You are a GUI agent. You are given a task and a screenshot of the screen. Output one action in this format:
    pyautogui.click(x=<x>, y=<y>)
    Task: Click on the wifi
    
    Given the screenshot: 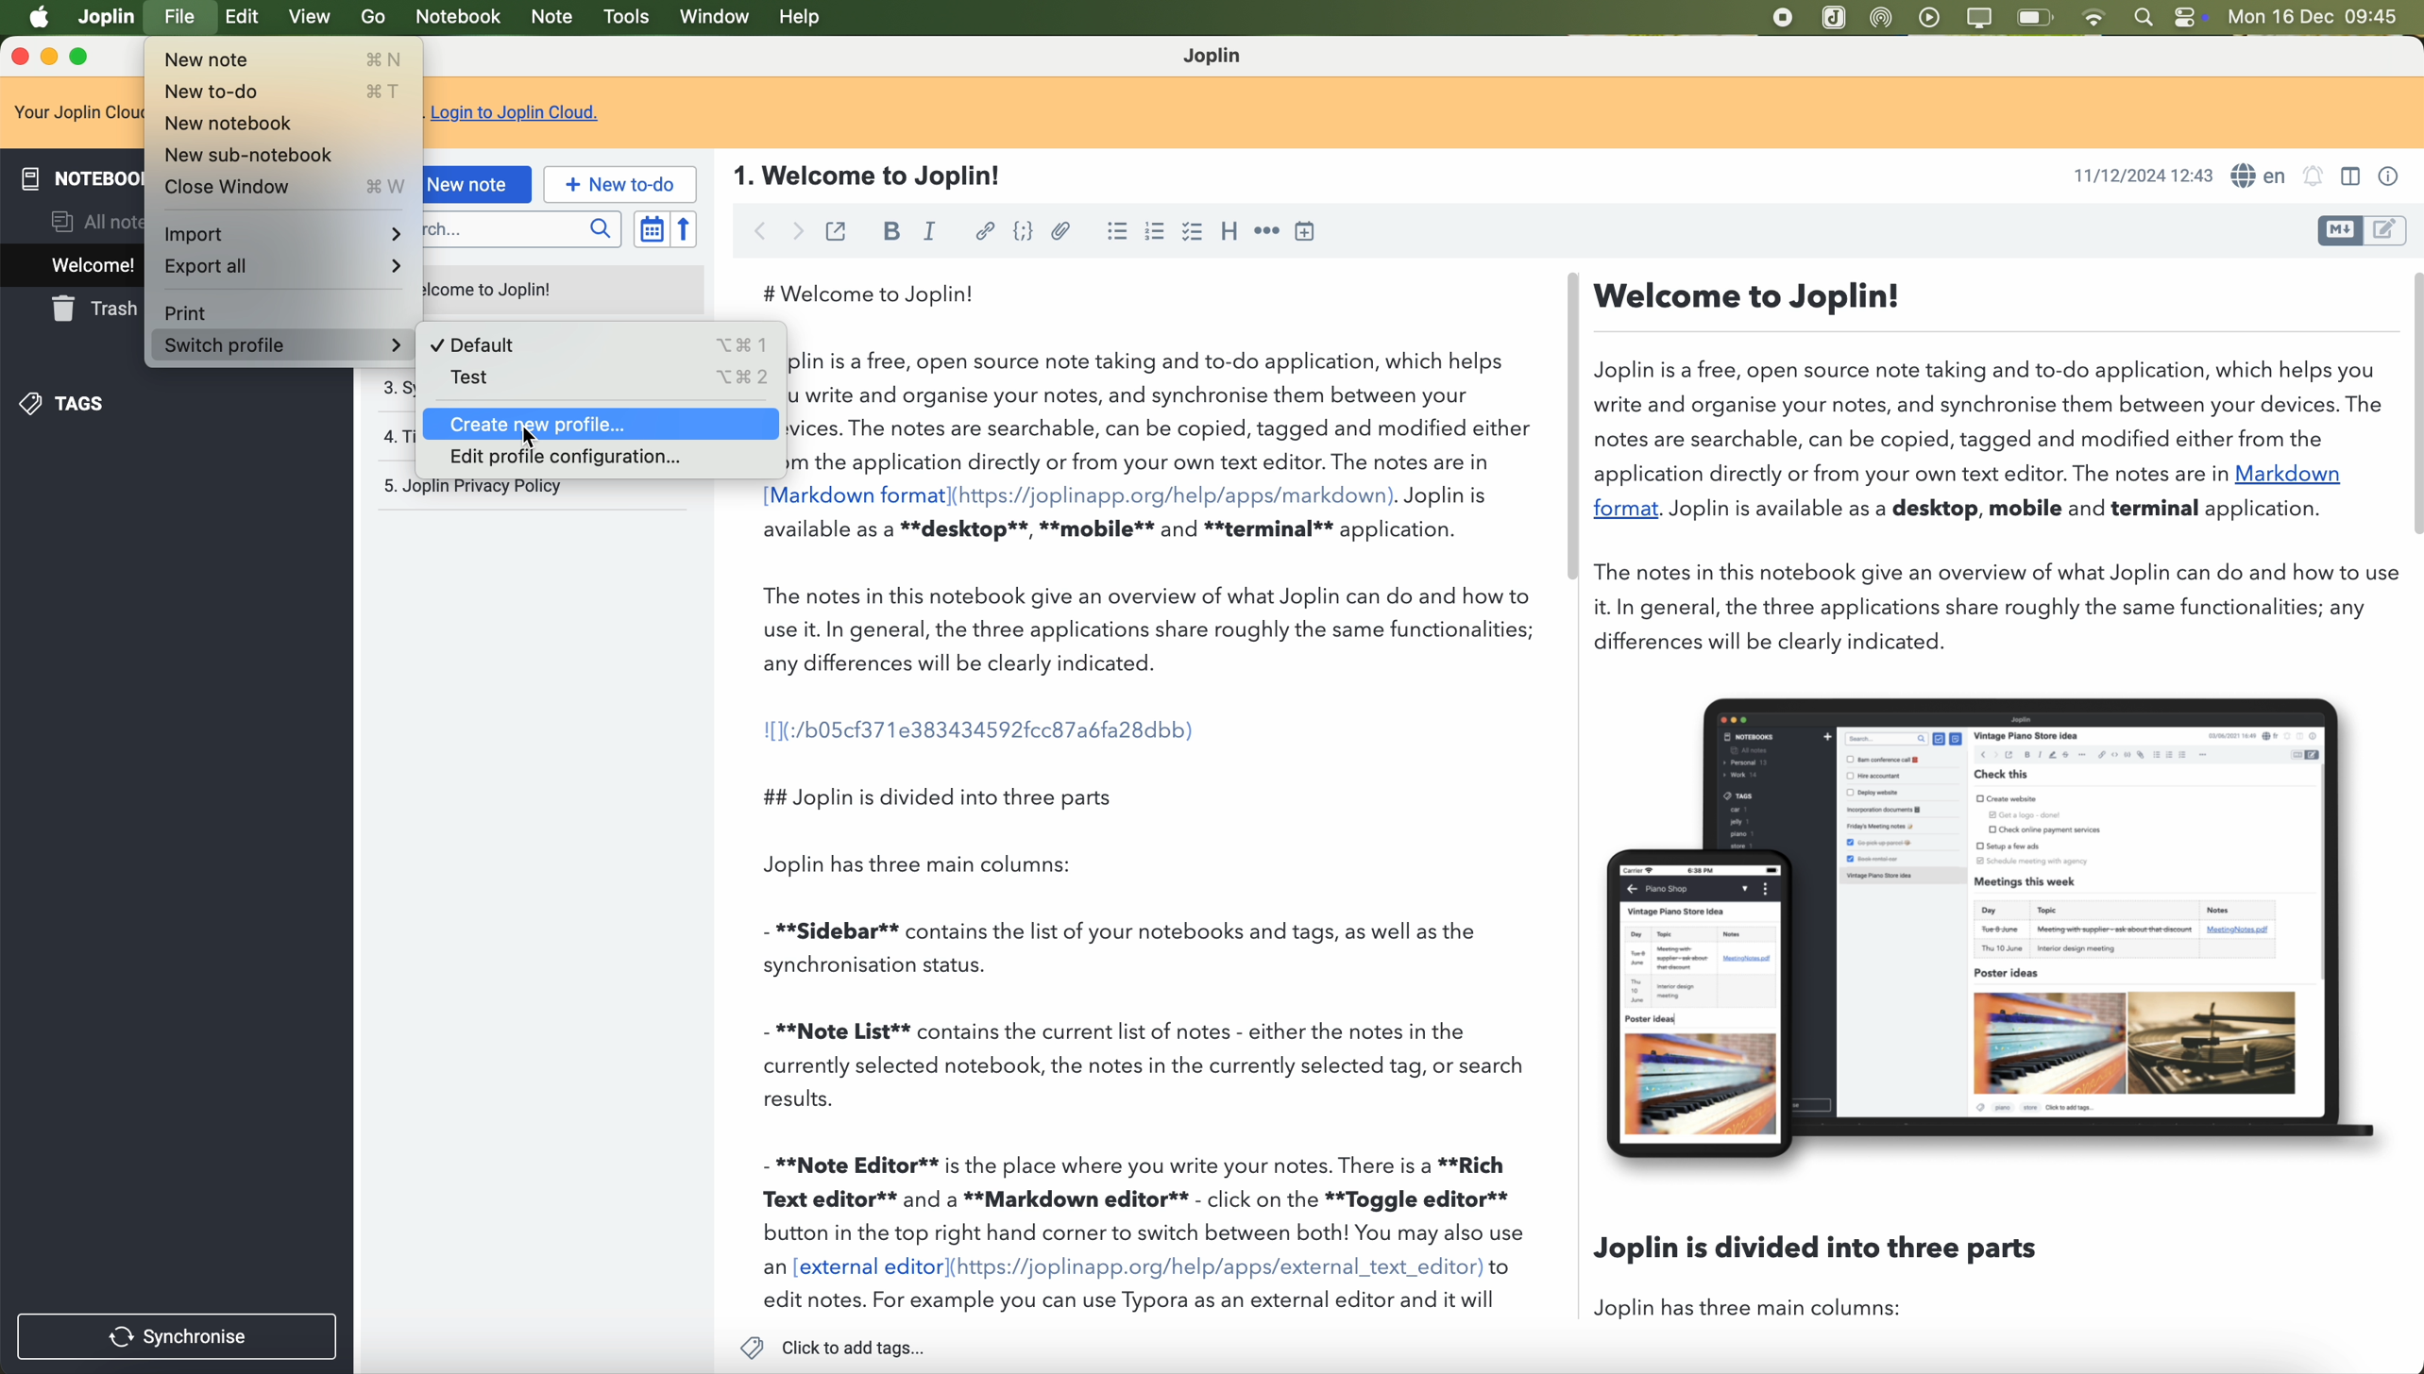 What is the action you would take?
    pyautogui.click(x=2098, y=18)
    